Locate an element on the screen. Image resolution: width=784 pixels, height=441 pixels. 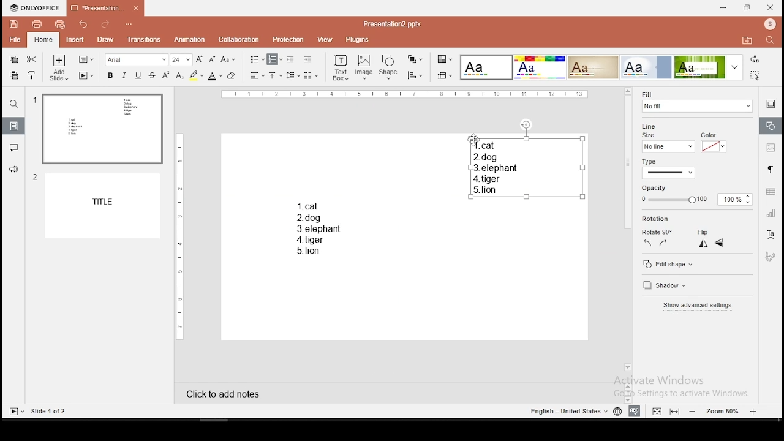
text box is located at coordinates (340, 68).